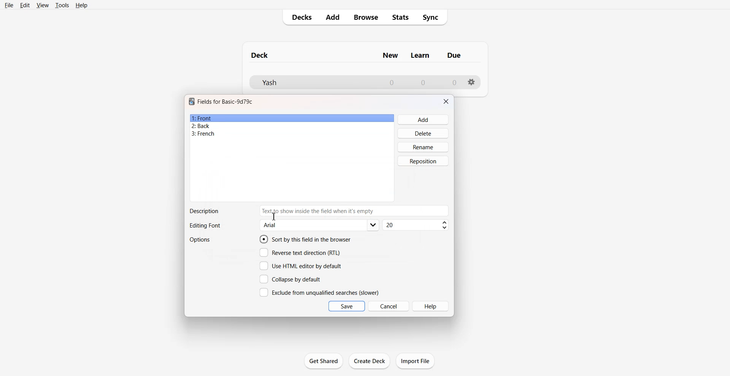 This screenshot has width=730, height=376. I want to click on Enter Description, so click(355, 211).